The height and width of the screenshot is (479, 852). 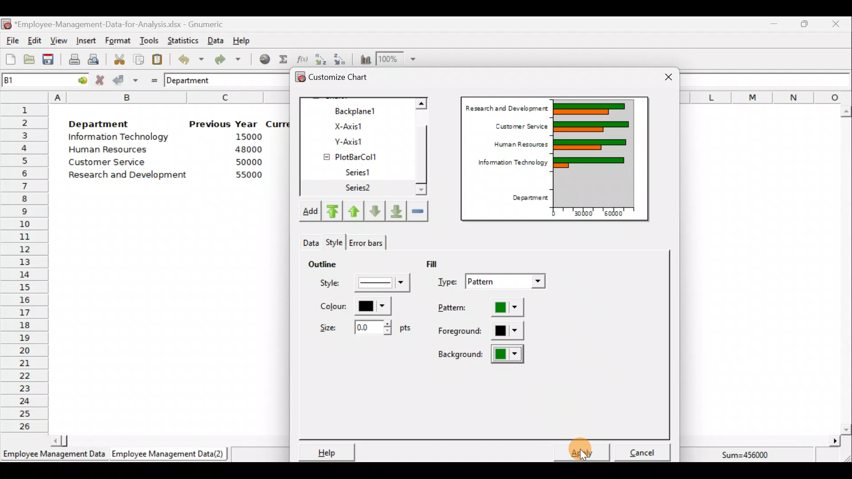 I want to click on Open a file, so click(x=32, y=60).